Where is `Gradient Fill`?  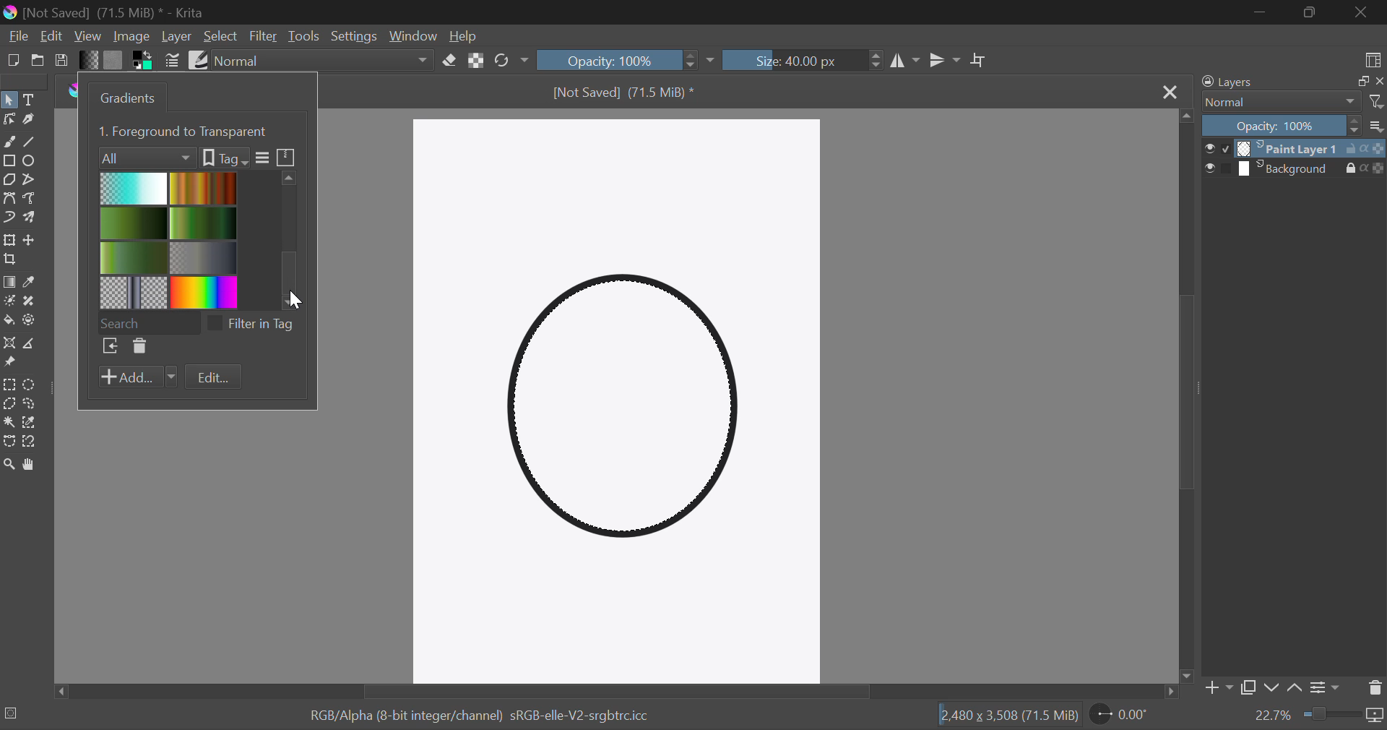 Gradient Fill is located at coordinates (9, 283).